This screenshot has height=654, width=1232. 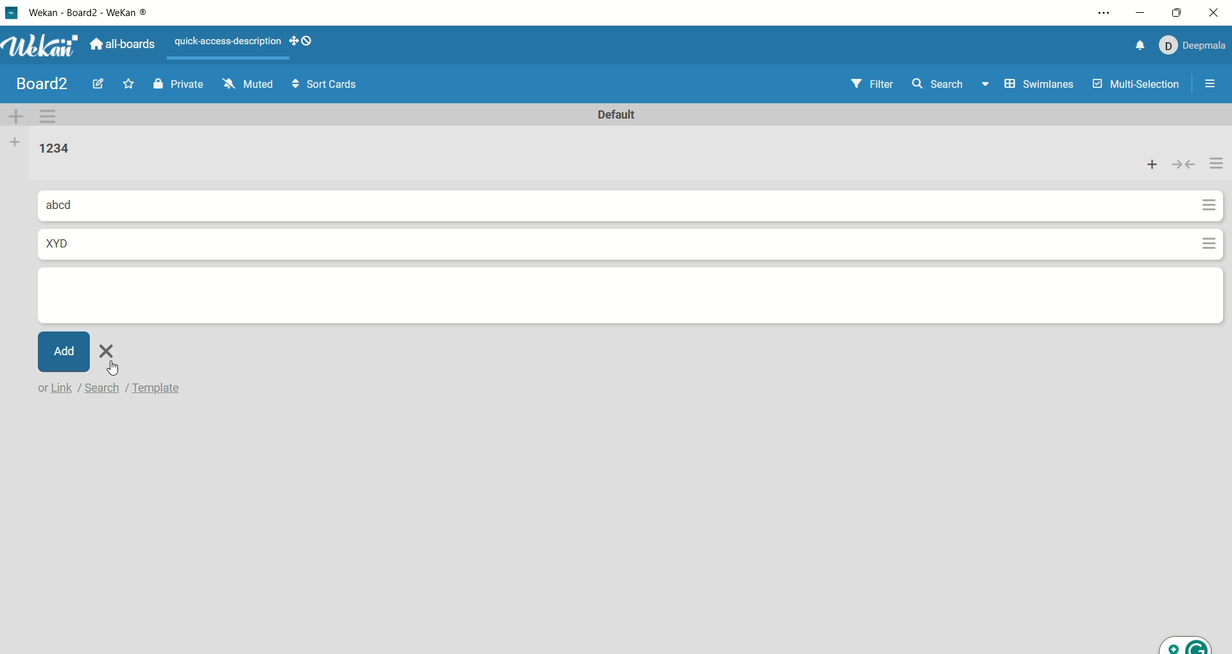 What do you see at coordinates (132, 83) in the screenshot?
I see `favorite` at bounding box center [132, 83].